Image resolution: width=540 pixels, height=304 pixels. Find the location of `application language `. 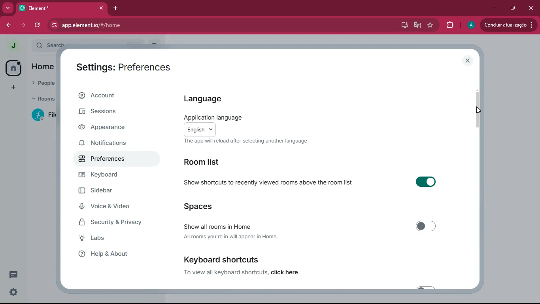

application language  is located at coordinates (212, 116).